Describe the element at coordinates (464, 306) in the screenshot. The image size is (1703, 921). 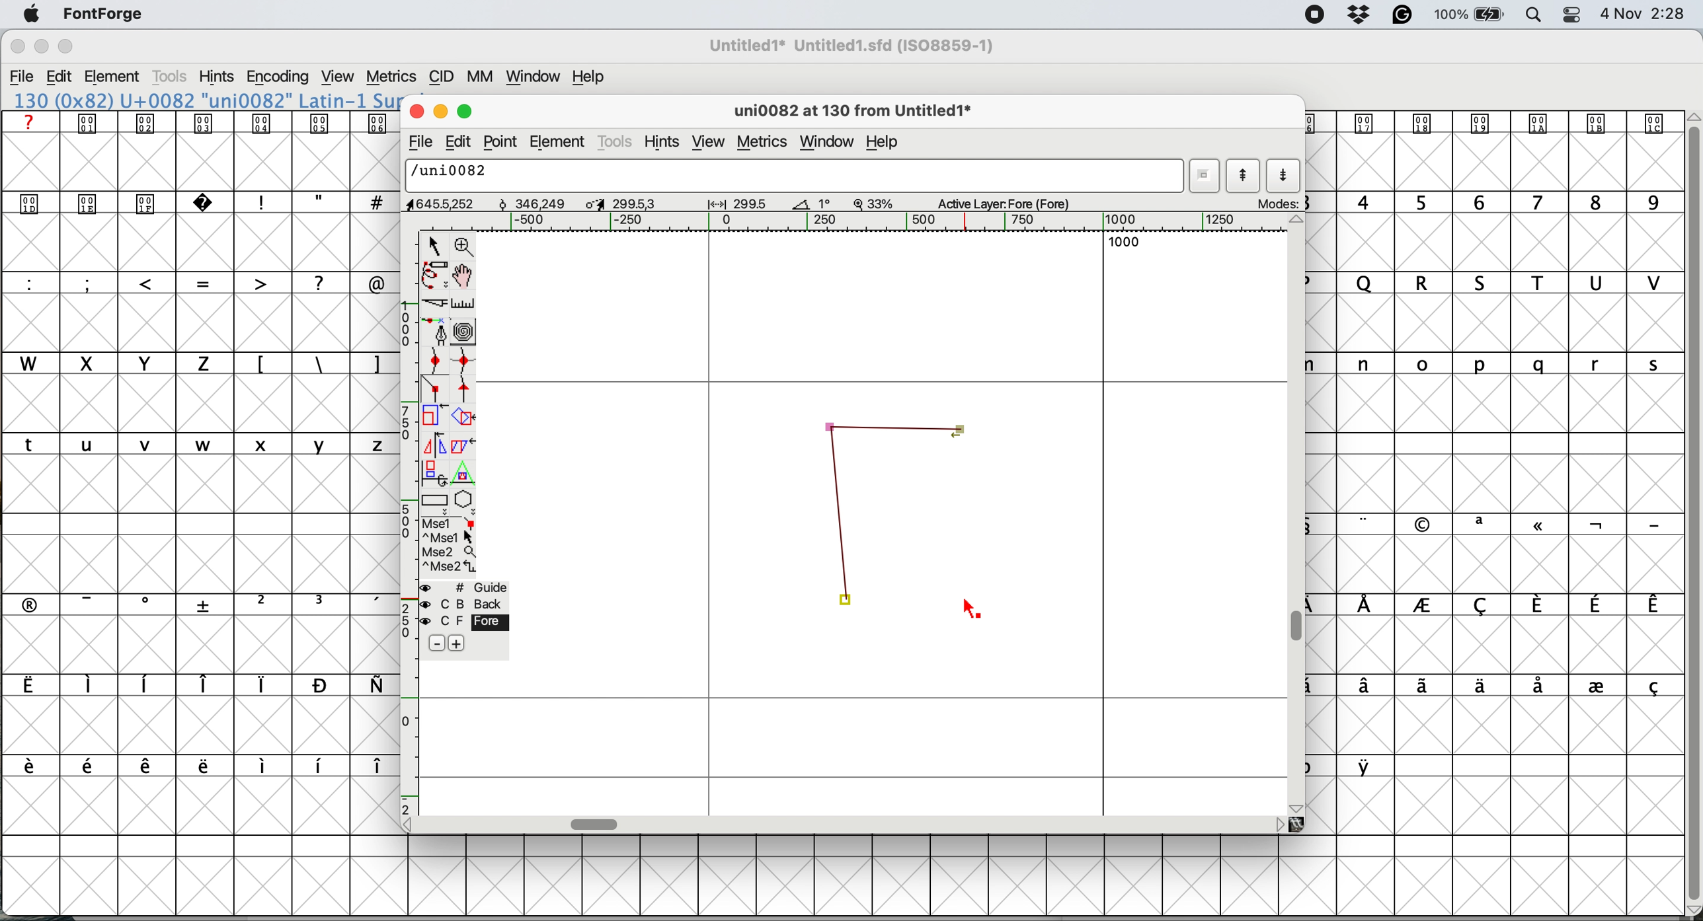
I see `measure distance between two points` at that location.